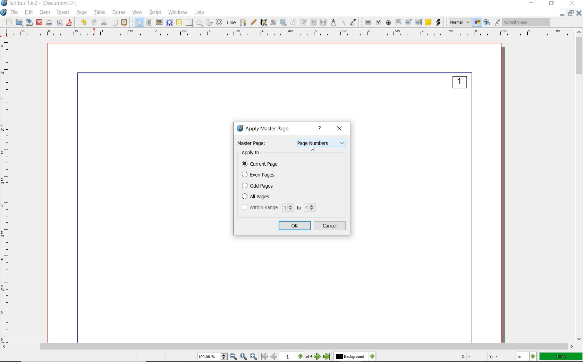 The image size is (583, 362). What do you see at coordinates (159, 23) in the screenshot?
I see `image frame` at bounding box center [159, 23].